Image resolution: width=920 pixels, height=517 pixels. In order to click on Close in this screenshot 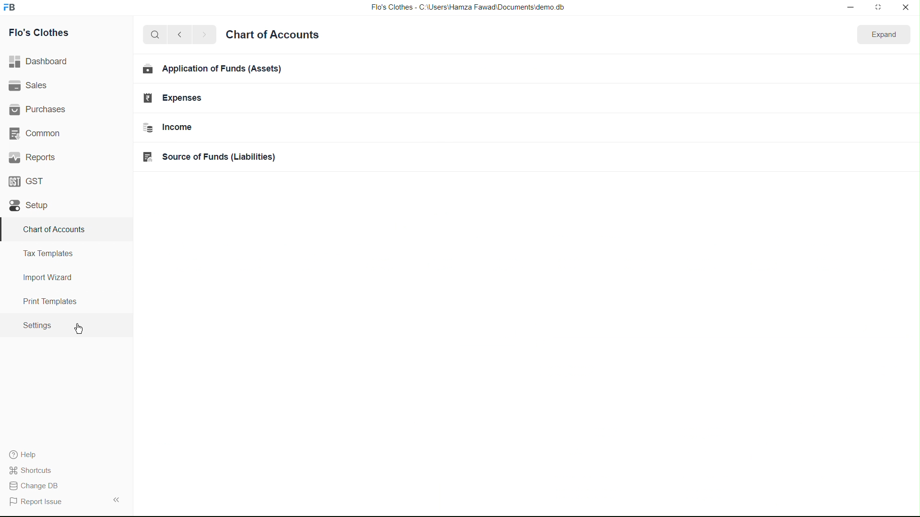, I will do `click(906, 8)`.